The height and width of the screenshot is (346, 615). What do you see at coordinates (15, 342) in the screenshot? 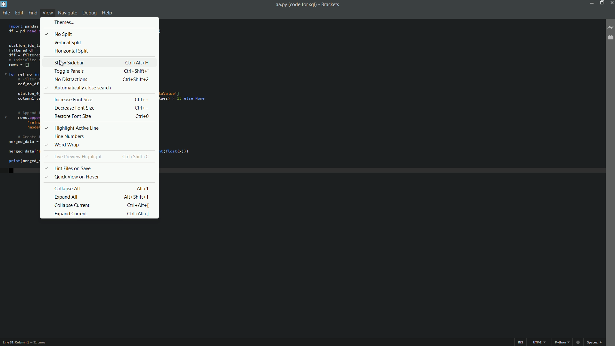
I see `cursor position` at bounding box center [15, 342].